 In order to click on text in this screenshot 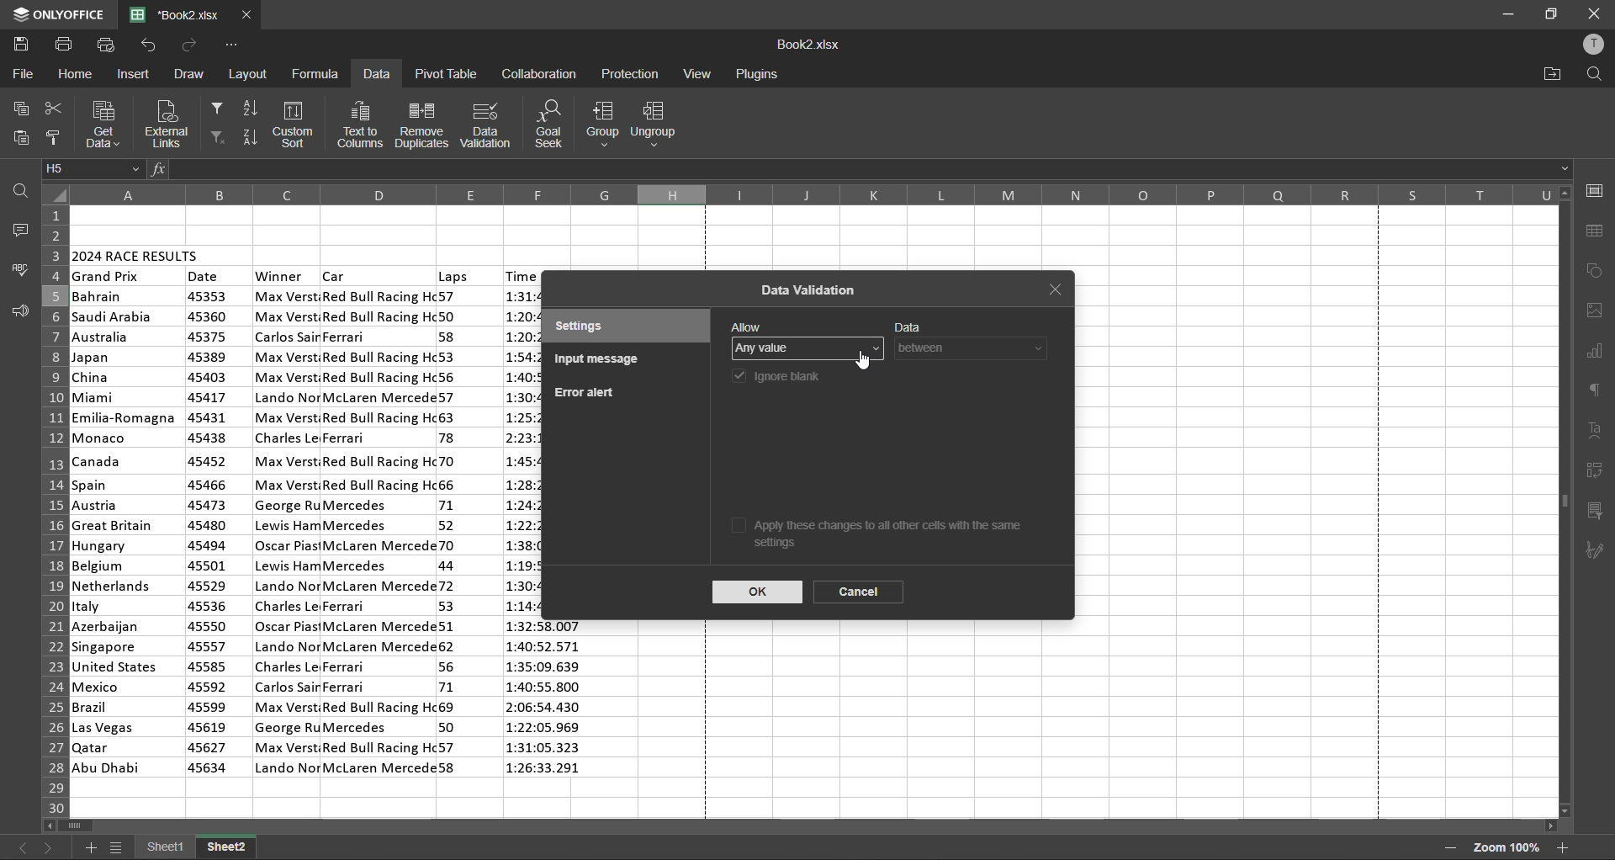, I will do `click(1596, 431)`.